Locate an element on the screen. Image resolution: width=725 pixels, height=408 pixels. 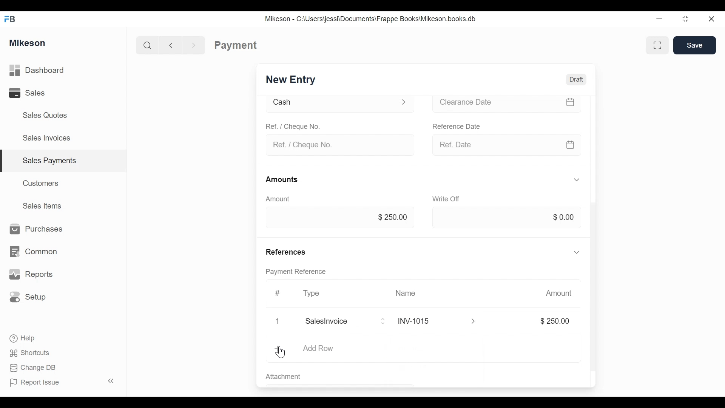
Help is located at coordinates (28, 338).